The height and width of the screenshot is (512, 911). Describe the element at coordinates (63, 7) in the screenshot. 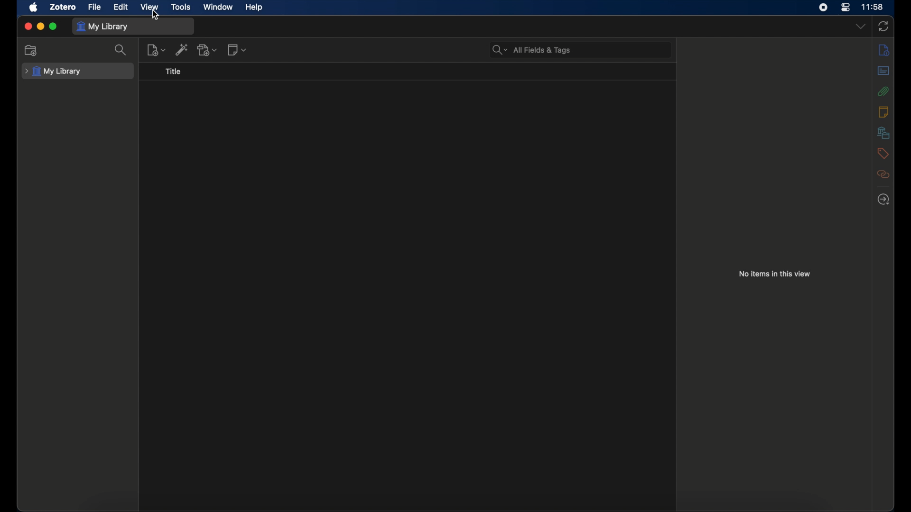

I see `zotero` at that location.